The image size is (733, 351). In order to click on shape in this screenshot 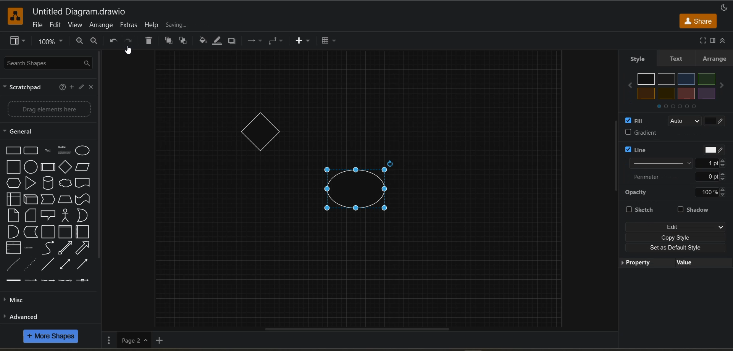, I will do `click(258, 131)`.